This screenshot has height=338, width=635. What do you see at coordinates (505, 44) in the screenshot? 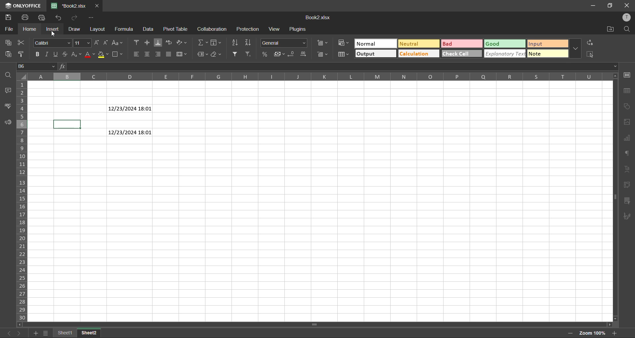
I see `good` at bounding box center [505, 44].